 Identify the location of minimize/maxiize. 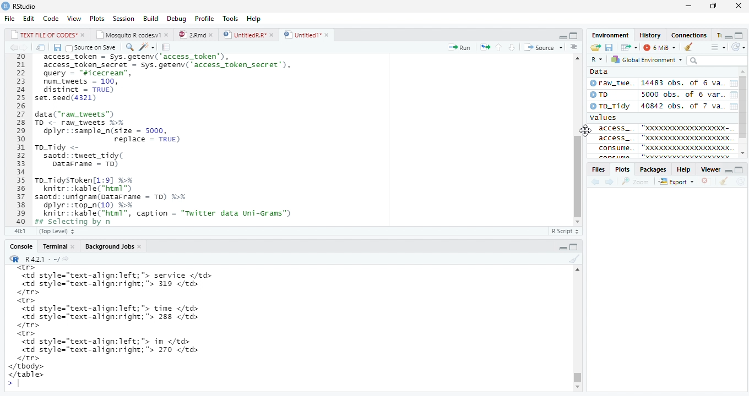
(569, 246).